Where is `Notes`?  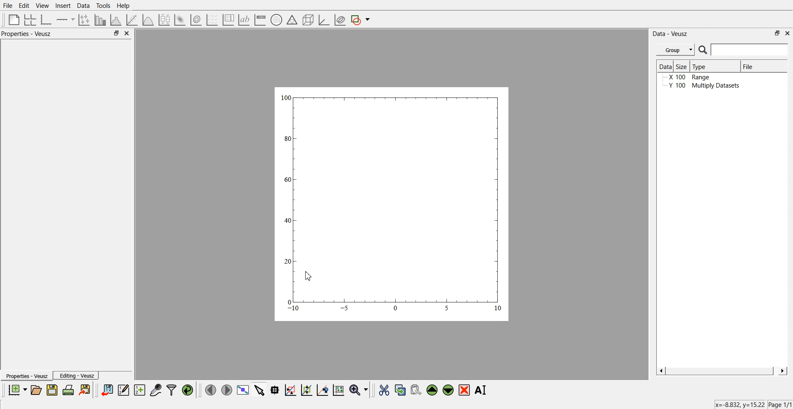
Notes is located at coordinates (14, 48).